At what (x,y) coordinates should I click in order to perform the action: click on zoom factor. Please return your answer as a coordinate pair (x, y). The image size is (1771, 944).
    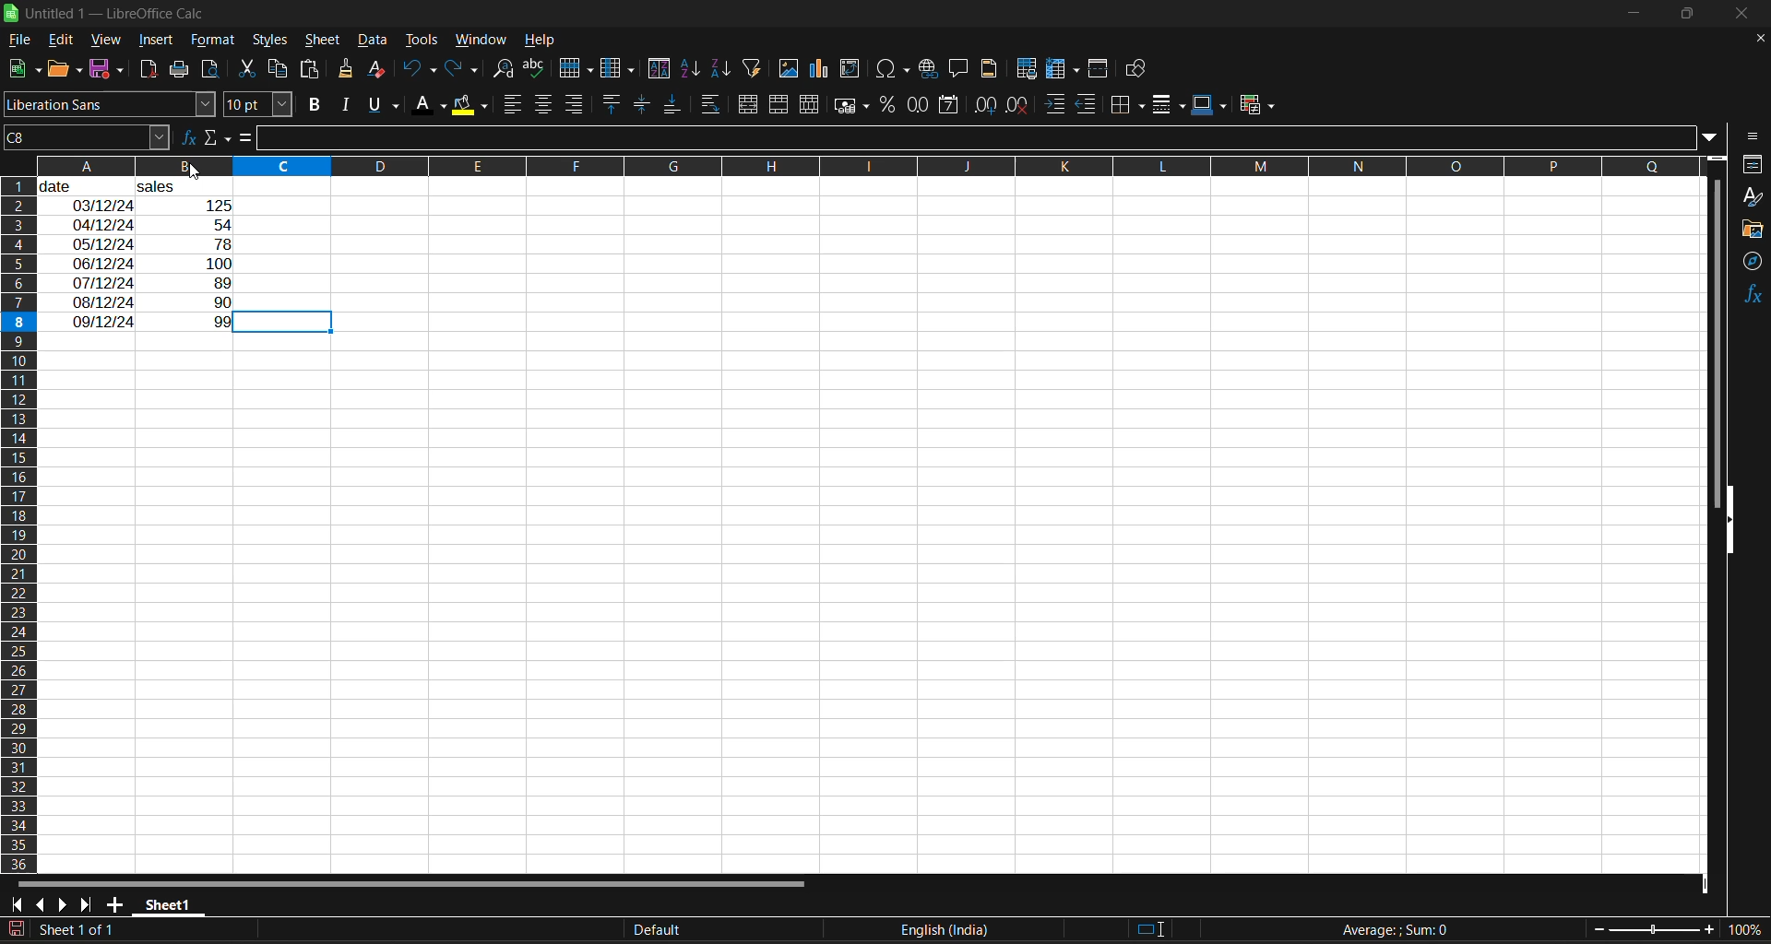
    Looking at the image, I should click on (1741, 931).